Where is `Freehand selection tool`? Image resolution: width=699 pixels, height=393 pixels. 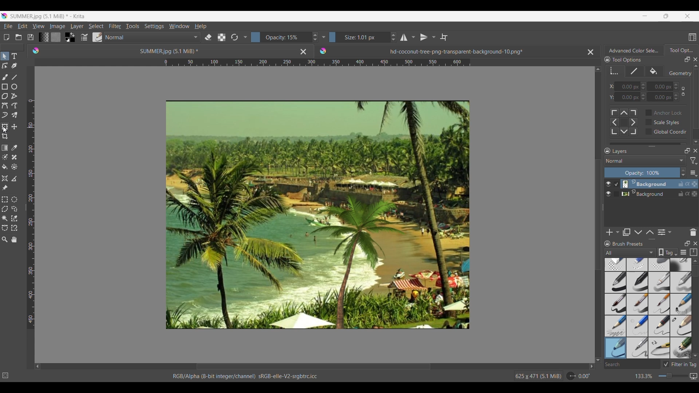 Freehand selection tool is located at coordinates (14, 209).